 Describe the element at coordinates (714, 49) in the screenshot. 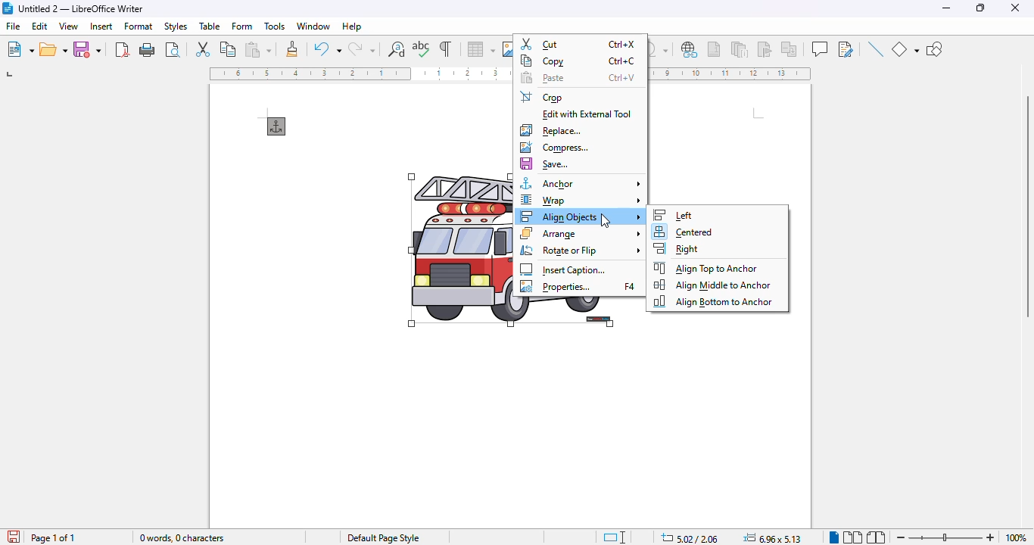

I see `insert footnote` at that location.